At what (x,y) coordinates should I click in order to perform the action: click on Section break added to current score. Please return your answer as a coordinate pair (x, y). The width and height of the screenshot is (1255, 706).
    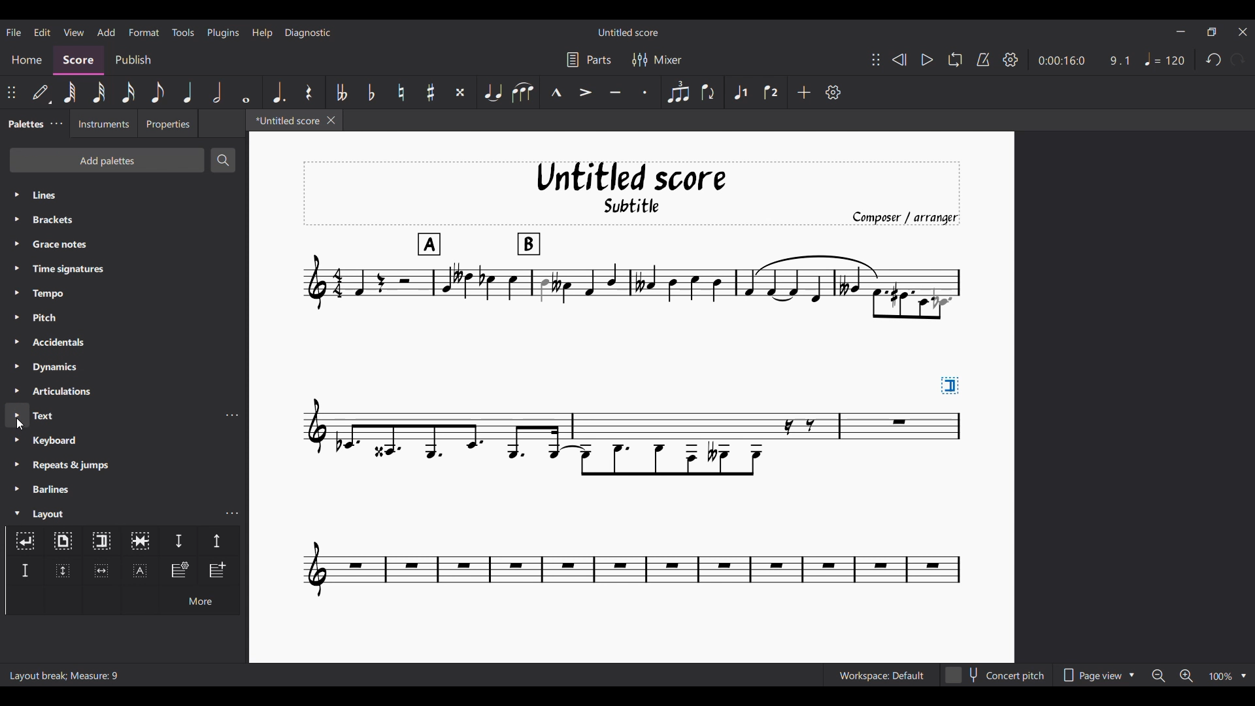
    Looking at the image, I should click on (631, 380).